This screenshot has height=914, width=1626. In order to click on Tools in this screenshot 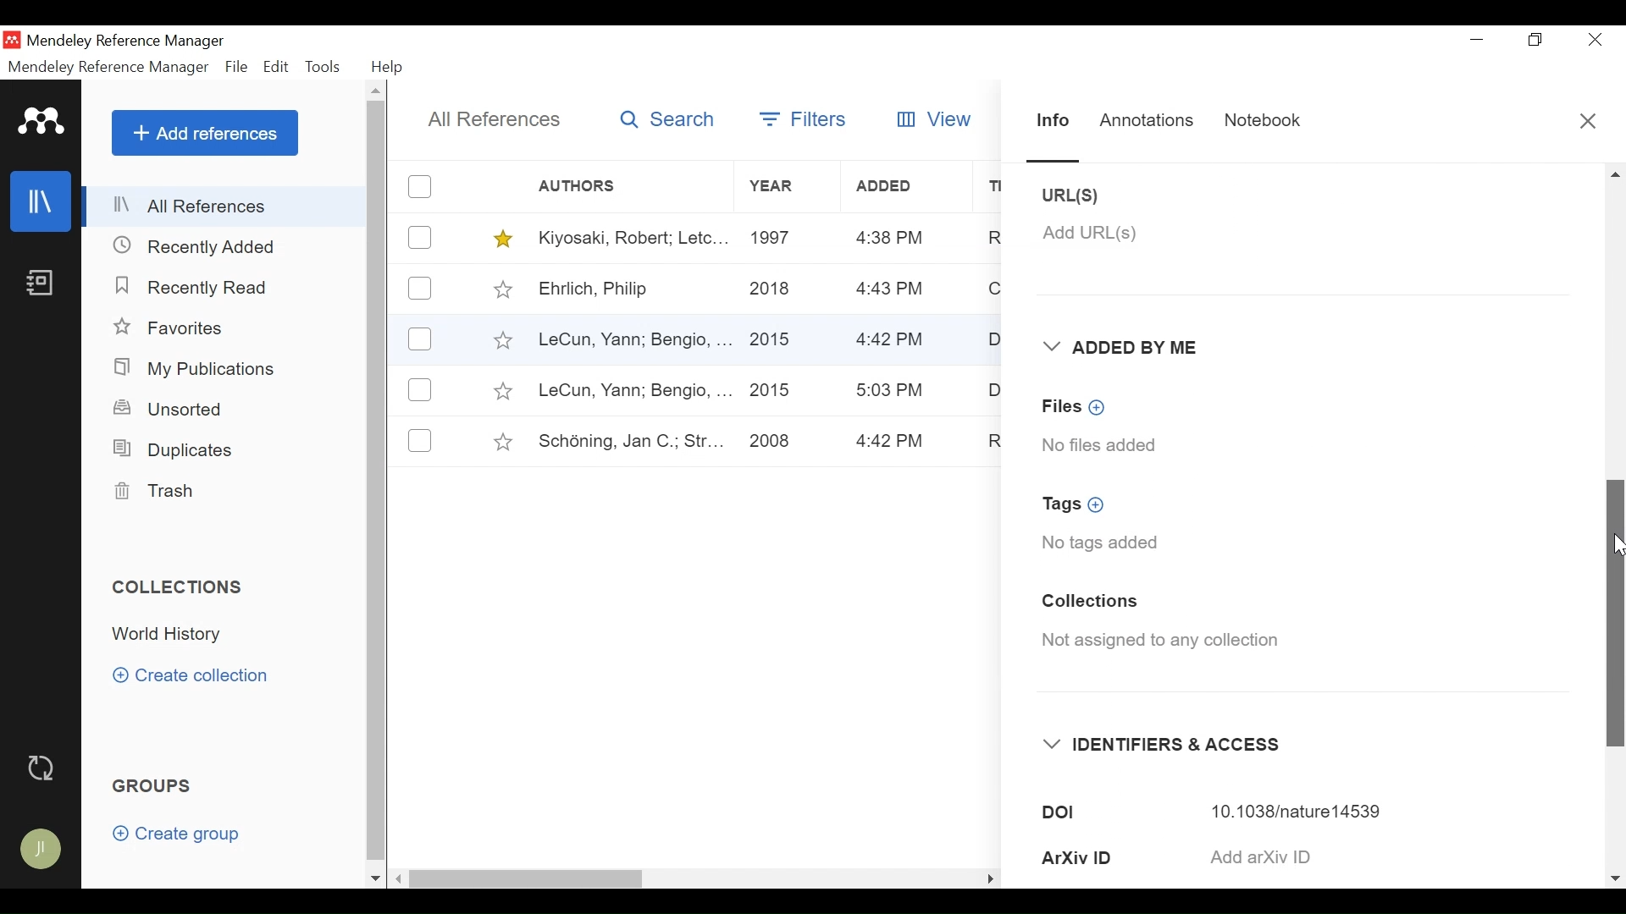, I will do `click(327, 67)`.